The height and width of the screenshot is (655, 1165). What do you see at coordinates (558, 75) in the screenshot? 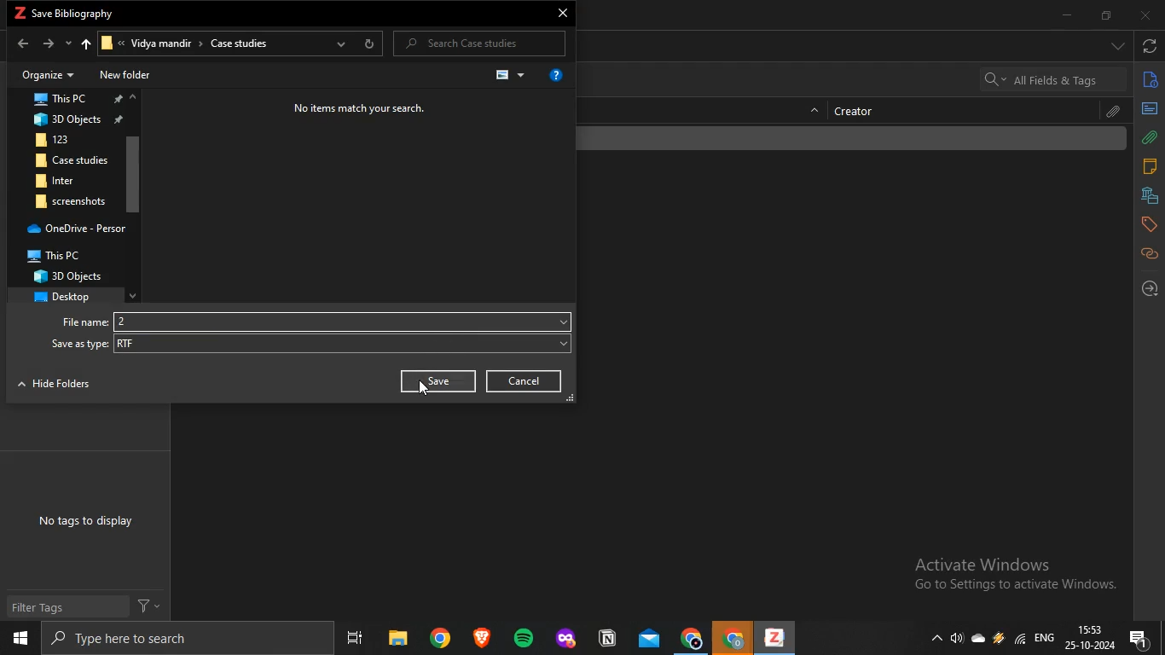
I see `get help` at bounding box center [558, 75].